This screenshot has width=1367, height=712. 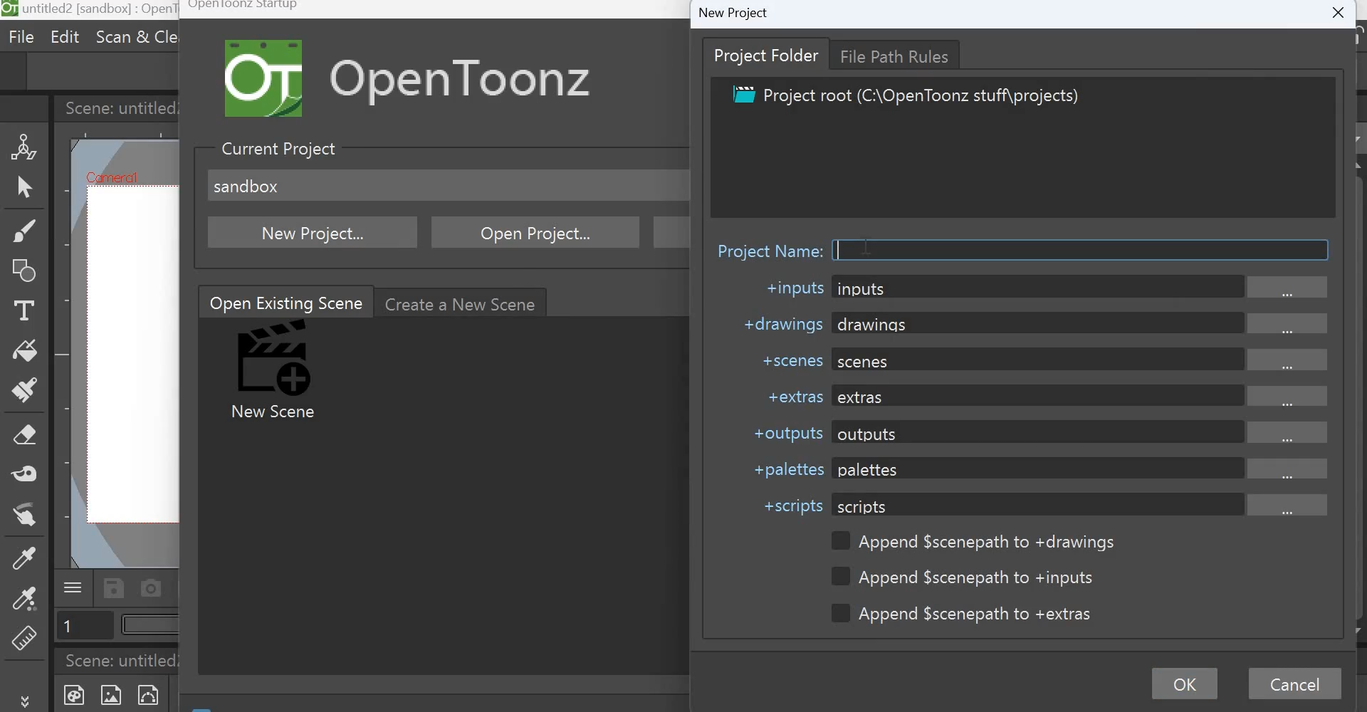 What do you see at coordinates (90, 11) in the screenshot?
I see `untitled 2[sandbox] : OpenToonz` at bounding box center [90, 11].